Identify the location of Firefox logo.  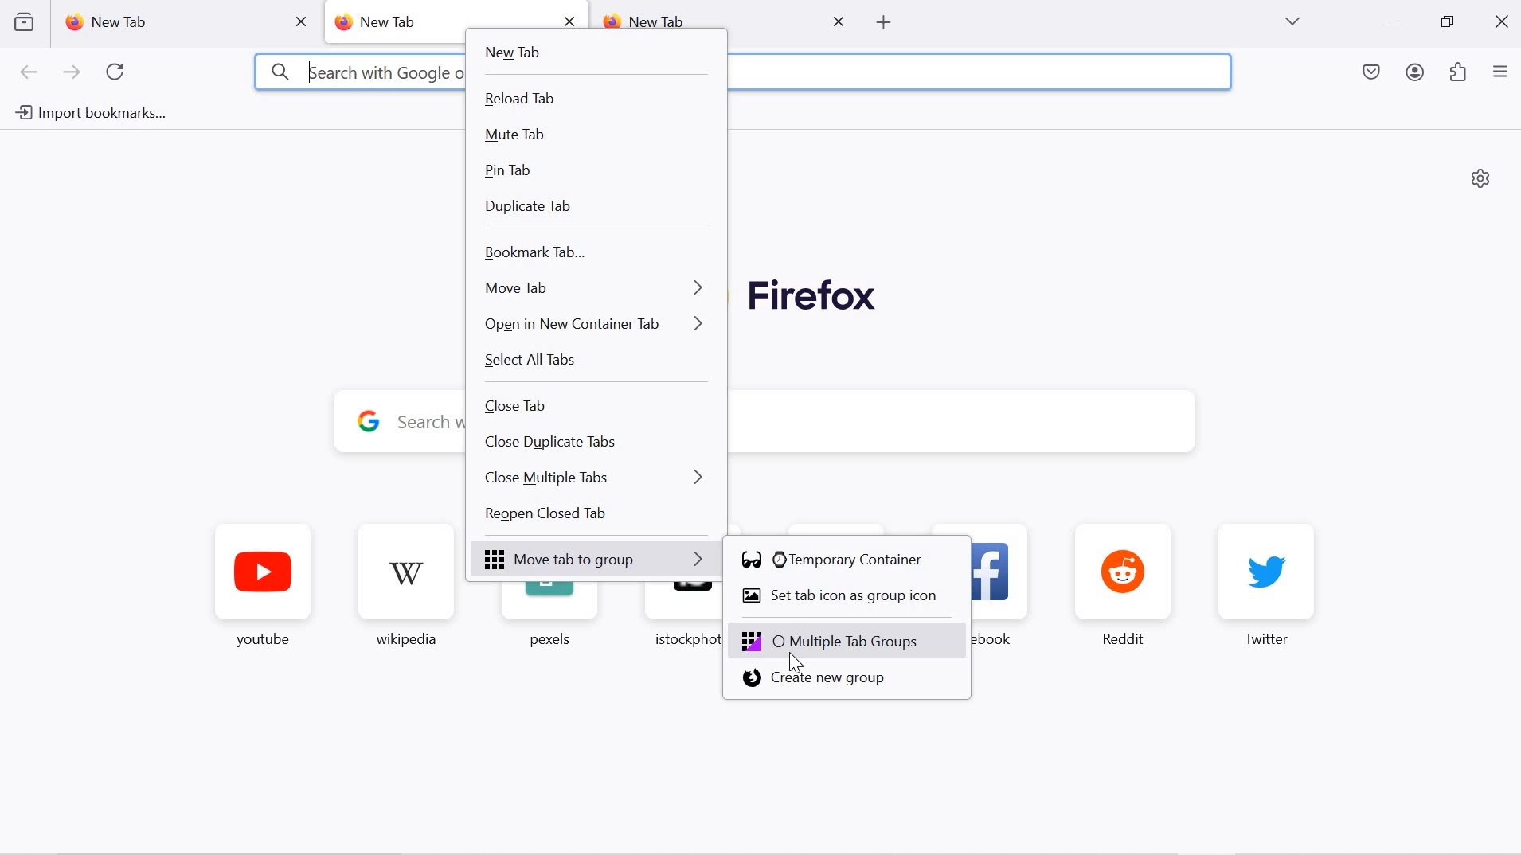
(813, 297).